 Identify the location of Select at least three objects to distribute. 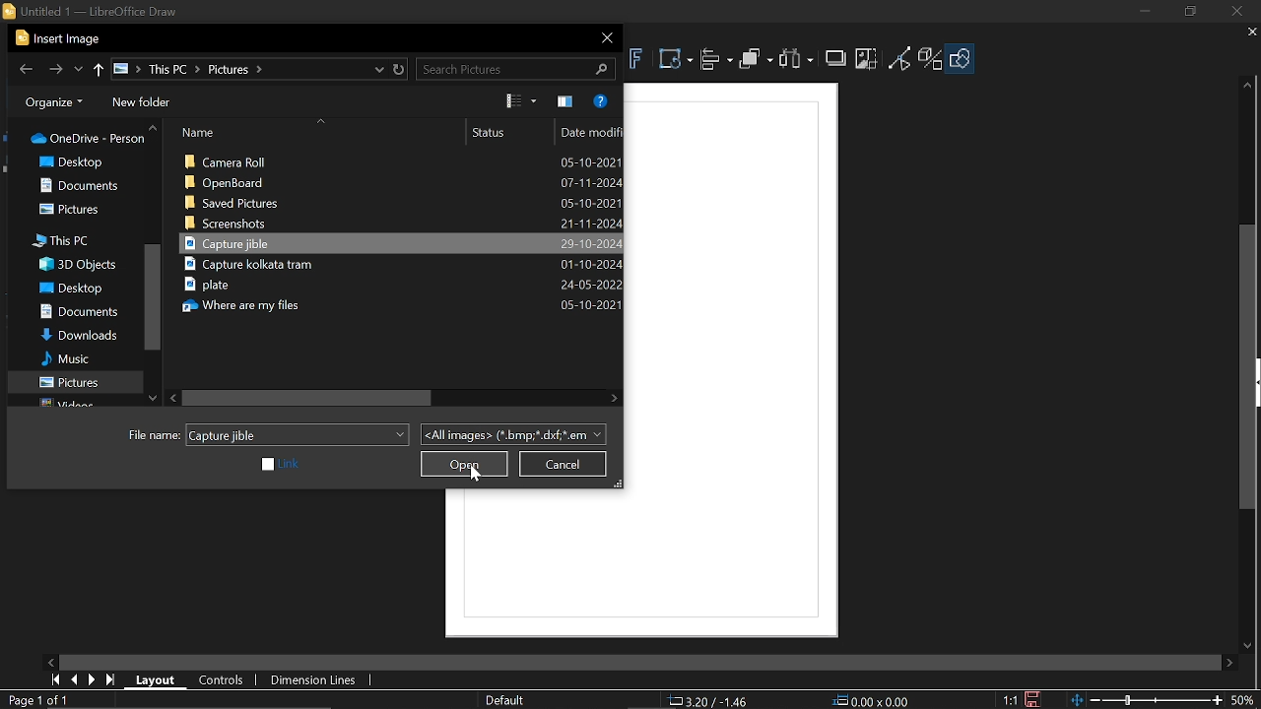
(799, 61).